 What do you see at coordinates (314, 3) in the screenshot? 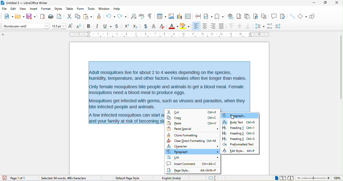
I see `minimize` at bounding box center [314, 3].